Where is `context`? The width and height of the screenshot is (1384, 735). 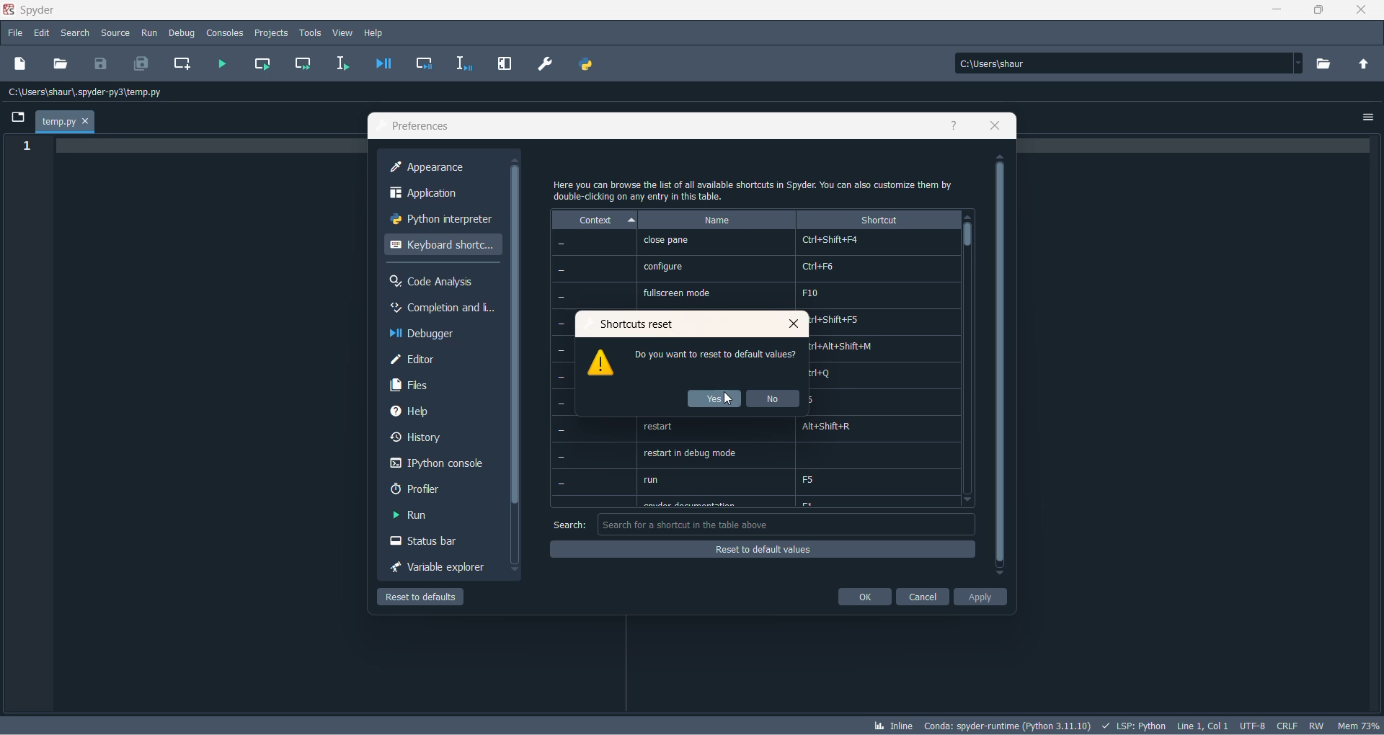
context is located at coordinates (594, 220).